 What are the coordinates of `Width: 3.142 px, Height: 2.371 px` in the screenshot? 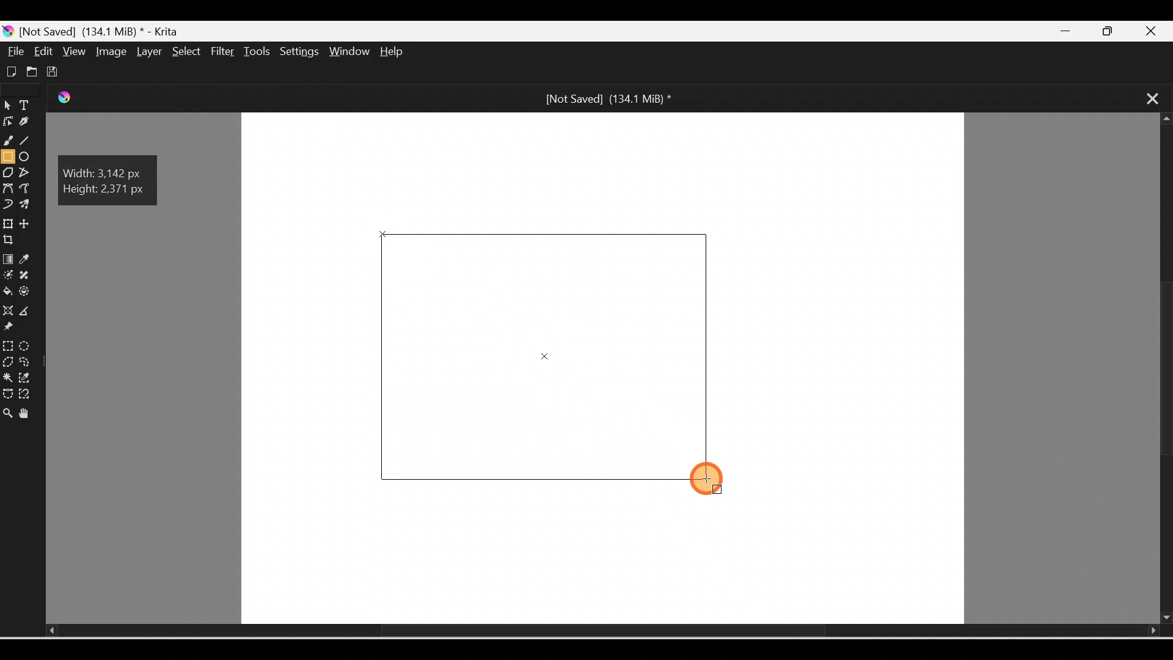 It's located at (111, 180).